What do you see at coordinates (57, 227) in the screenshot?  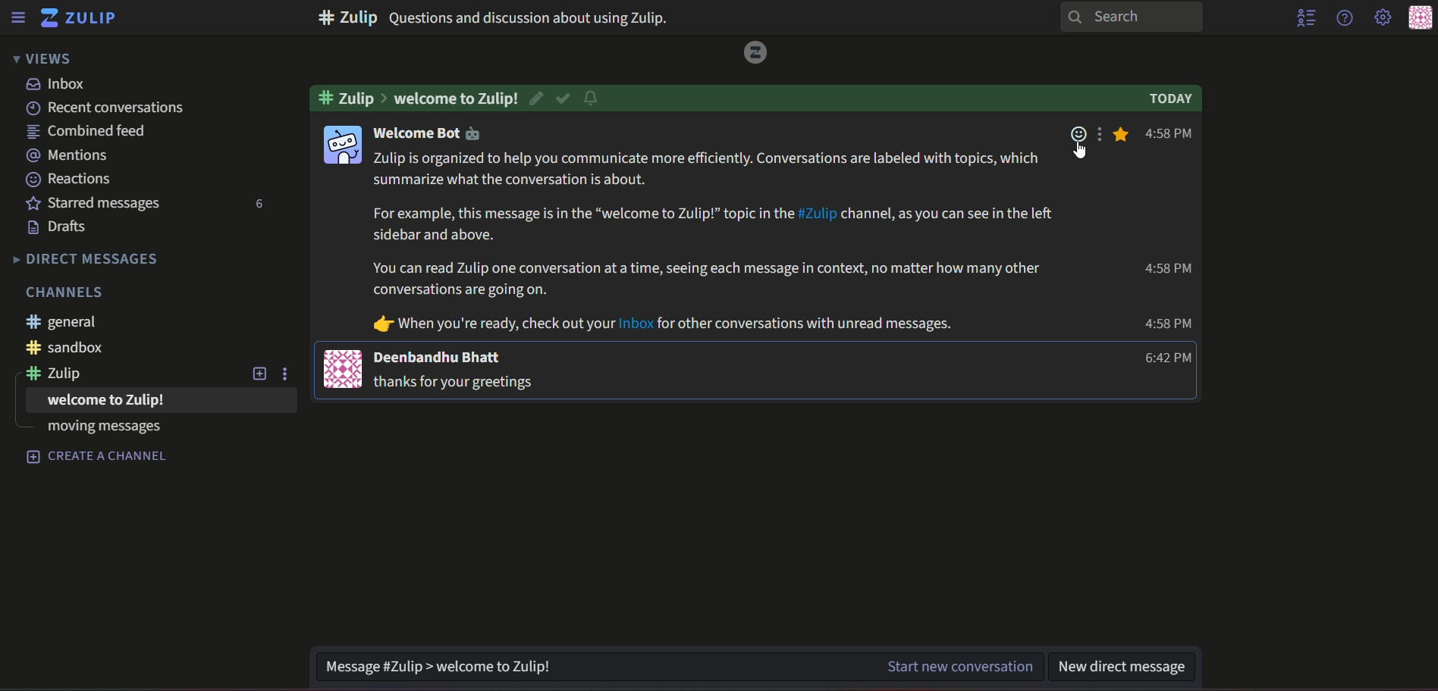 I see `Drafts` at bounding box center [57, 227].